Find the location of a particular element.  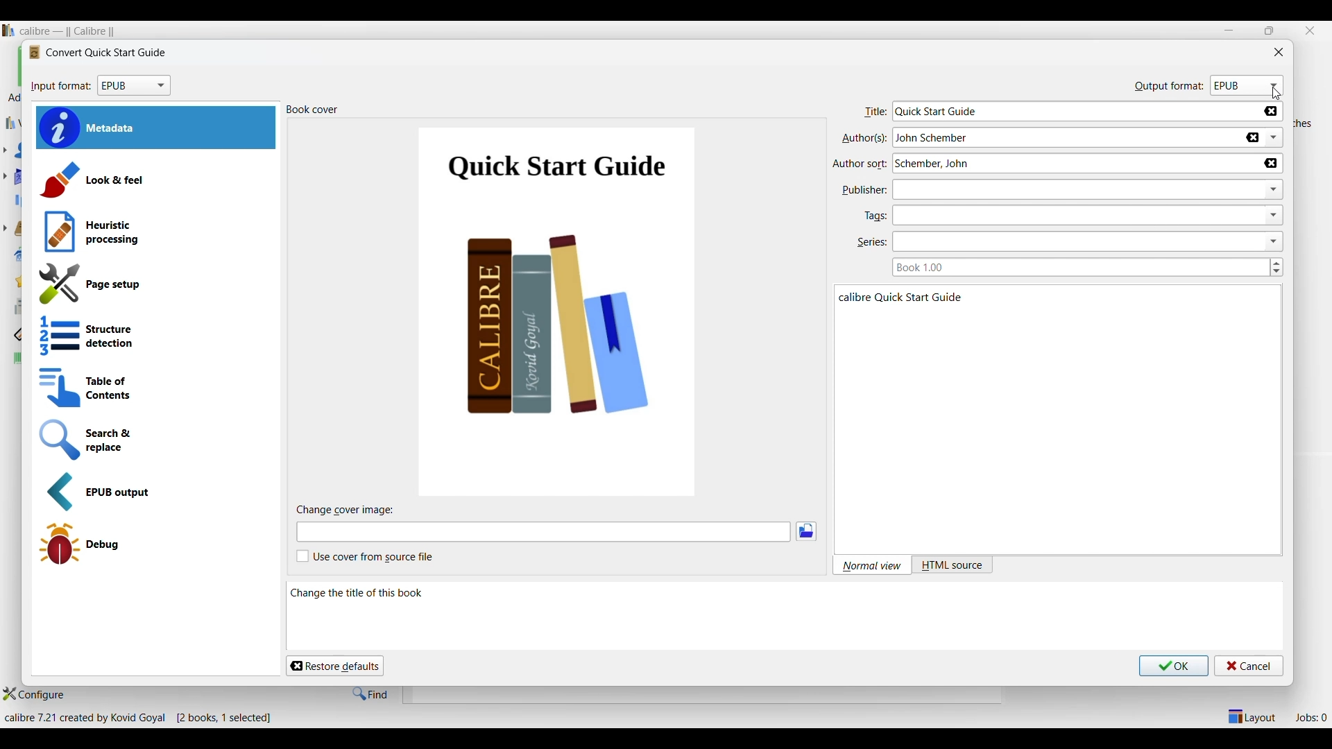

Type in cover image file name is located at coordinates (543, 532).